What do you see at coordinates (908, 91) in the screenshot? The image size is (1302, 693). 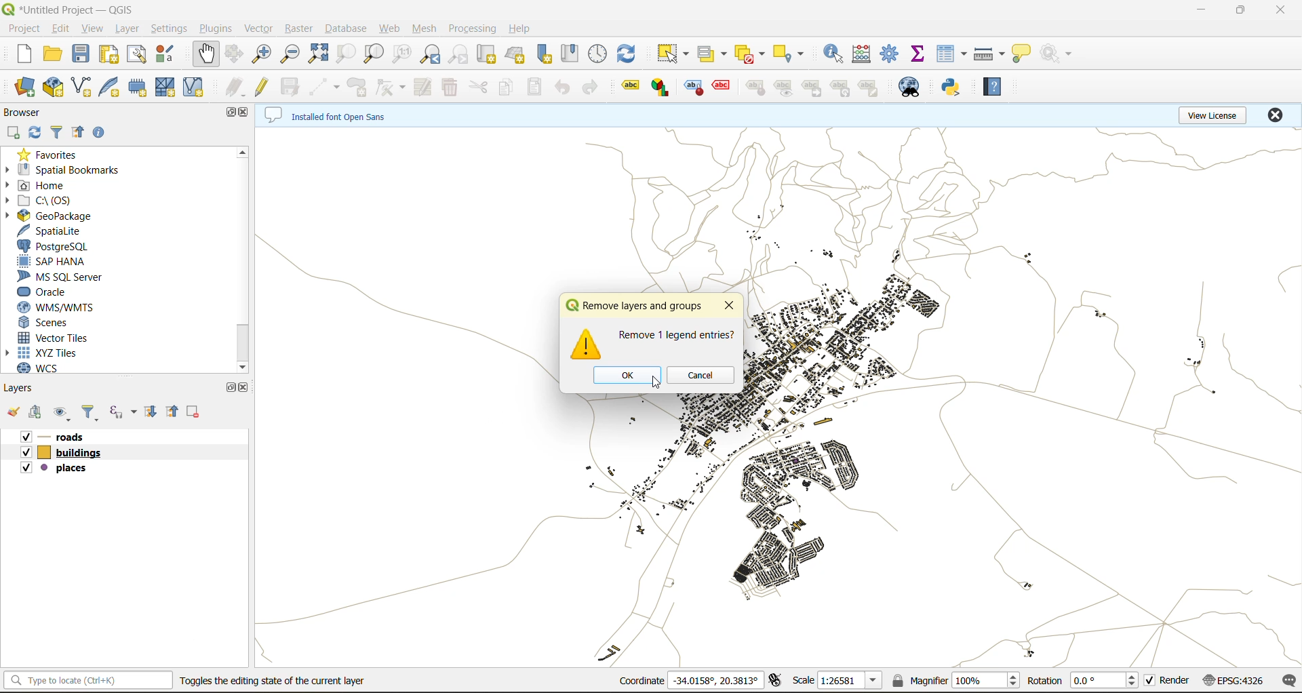 I see `metasearch` at bounding box center [908, 91].